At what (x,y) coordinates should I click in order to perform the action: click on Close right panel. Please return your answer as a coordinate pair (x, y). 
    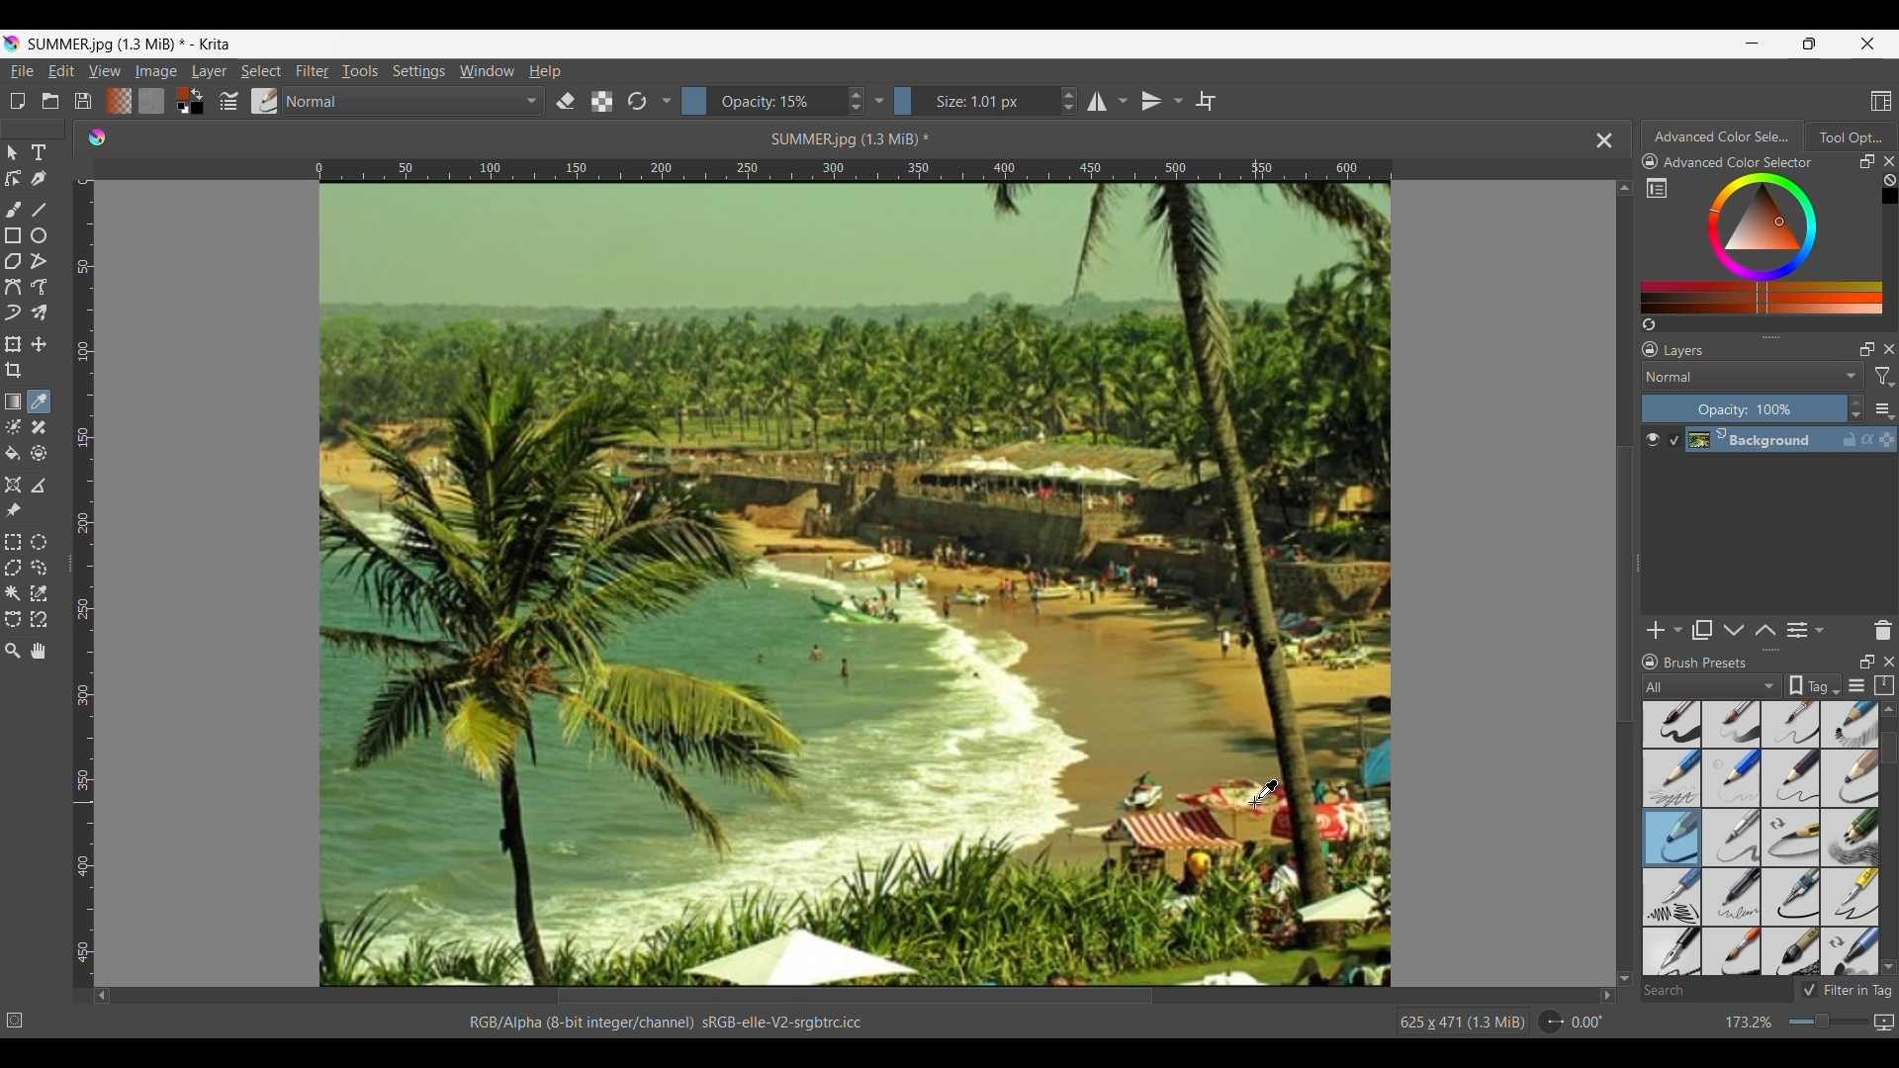
    Looking at the image, I should click on (1889, 161).